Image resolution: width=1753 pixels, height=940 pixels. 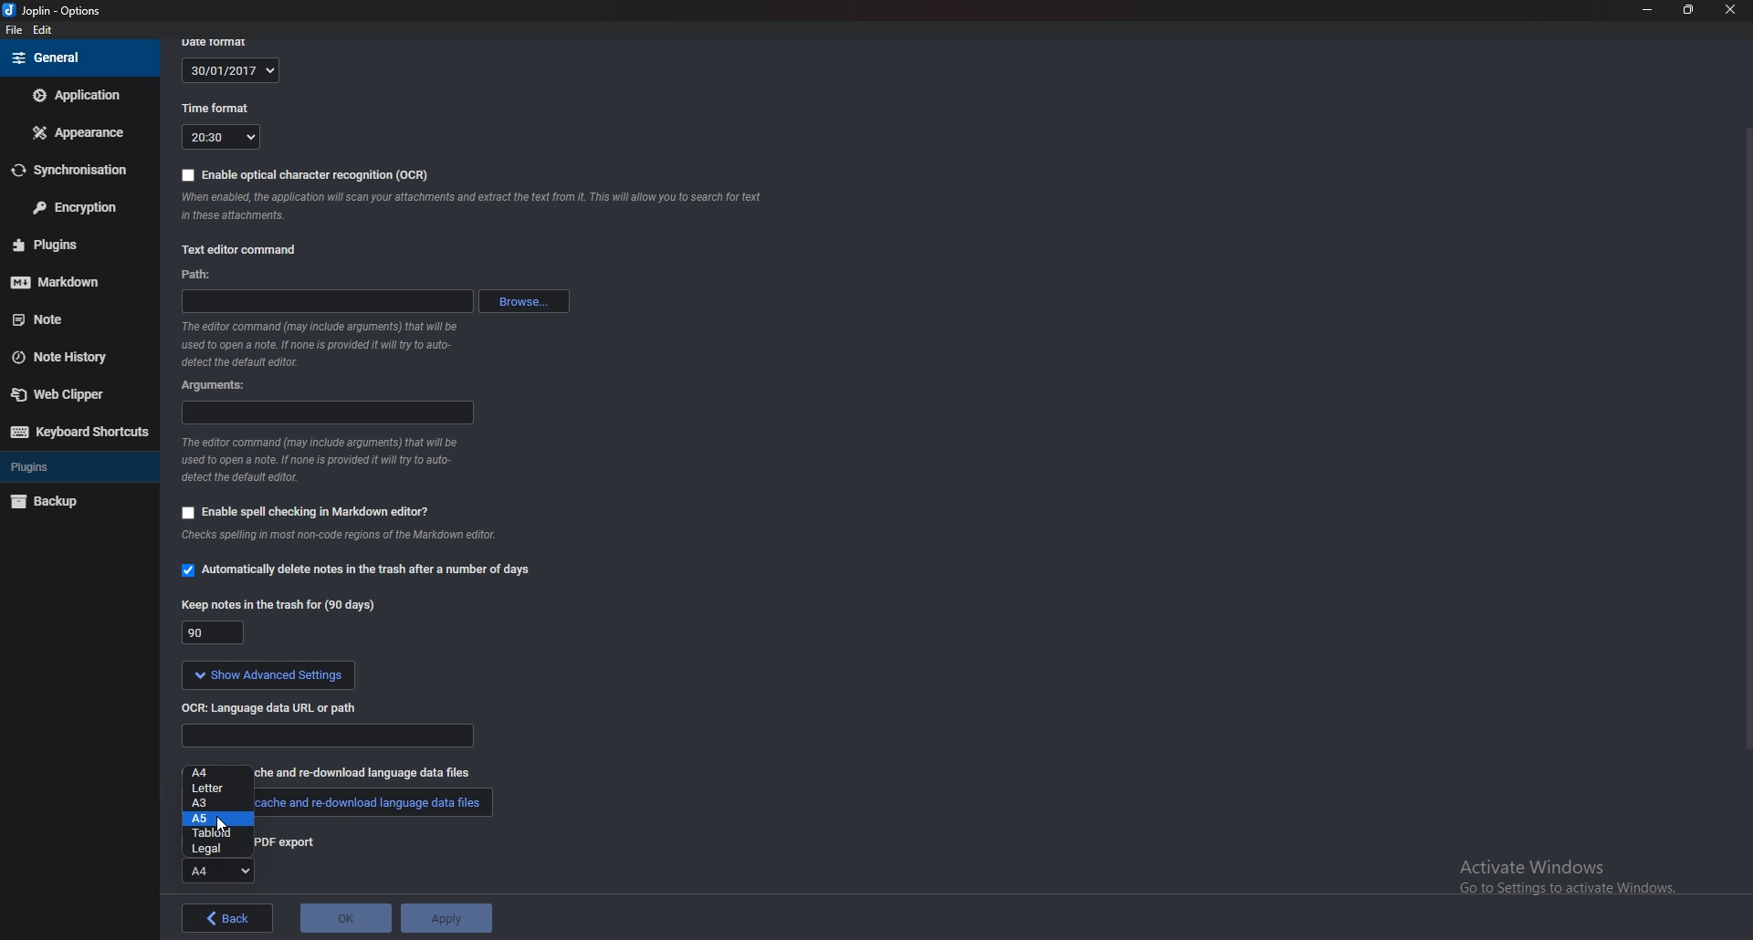 I want to click on re-download language data files, so click(x=390, y=773).